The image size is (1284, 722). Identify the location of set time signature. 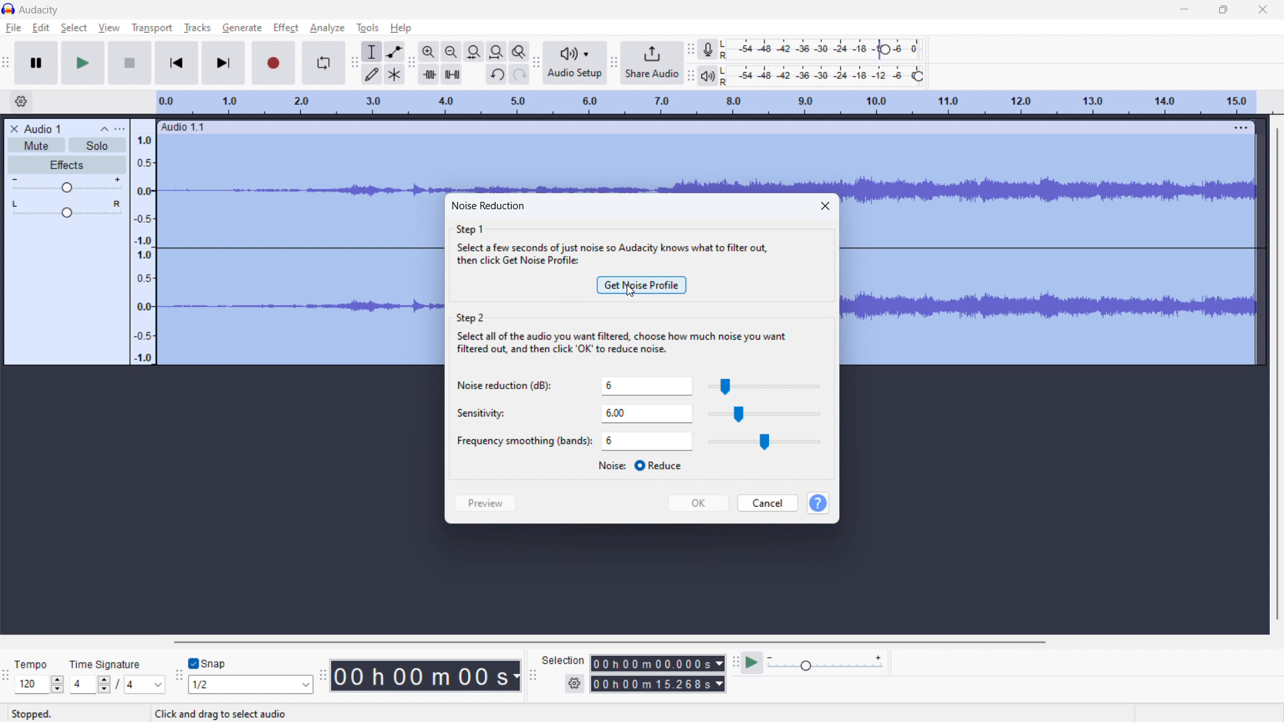
(118, 676).